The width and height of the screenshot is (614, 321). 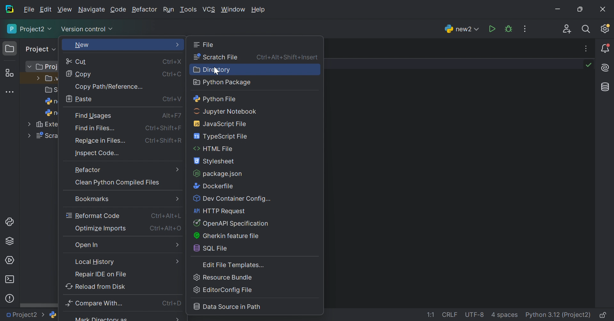 What do you see at coordinates (11, 280) in the screenshot?
I see `terminal` at bounding box center [11, 280].